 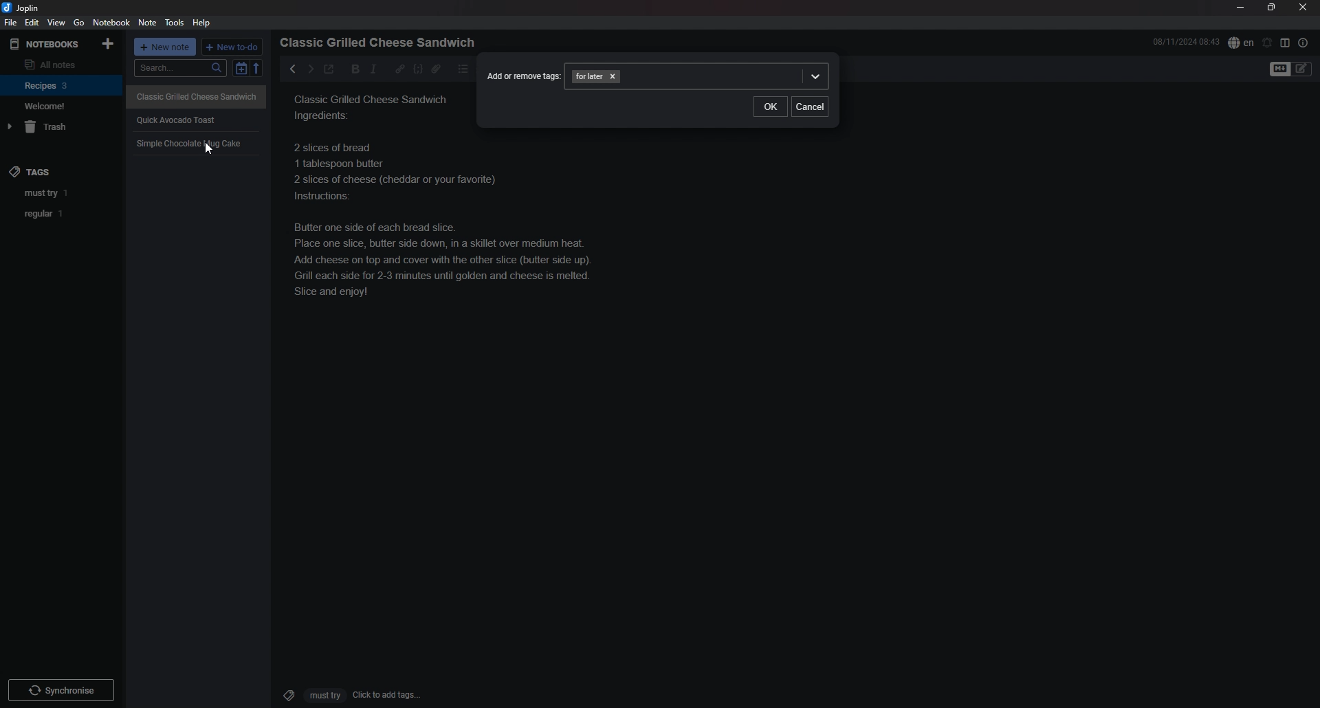 I want to click on Classic Grilled Cheese Sandwich, so click(x=197, y=96).